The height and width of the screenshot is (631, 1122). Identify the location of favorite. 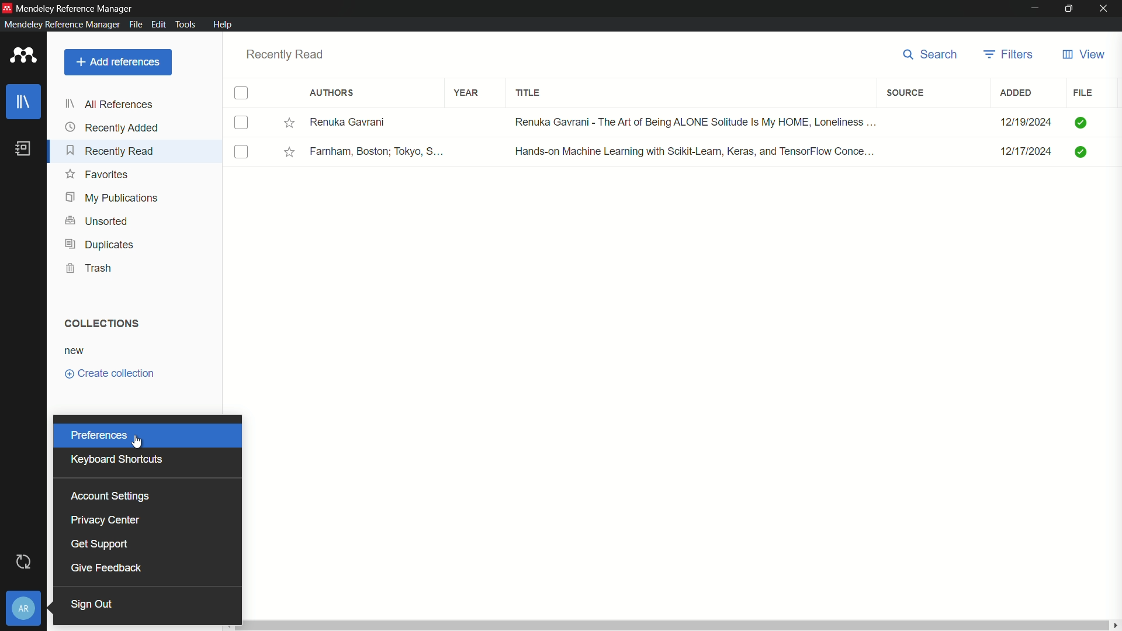
(99, 174).